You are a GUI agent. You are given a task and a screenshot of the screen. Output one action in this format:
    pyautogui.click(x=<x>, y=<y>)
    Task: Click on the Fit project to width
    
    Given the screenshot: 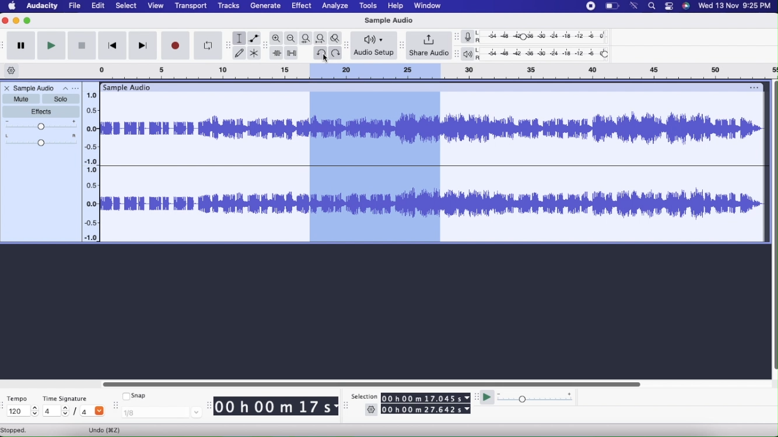 What is the action you would take?
    pyautogui.click(x=321, y=38)
    